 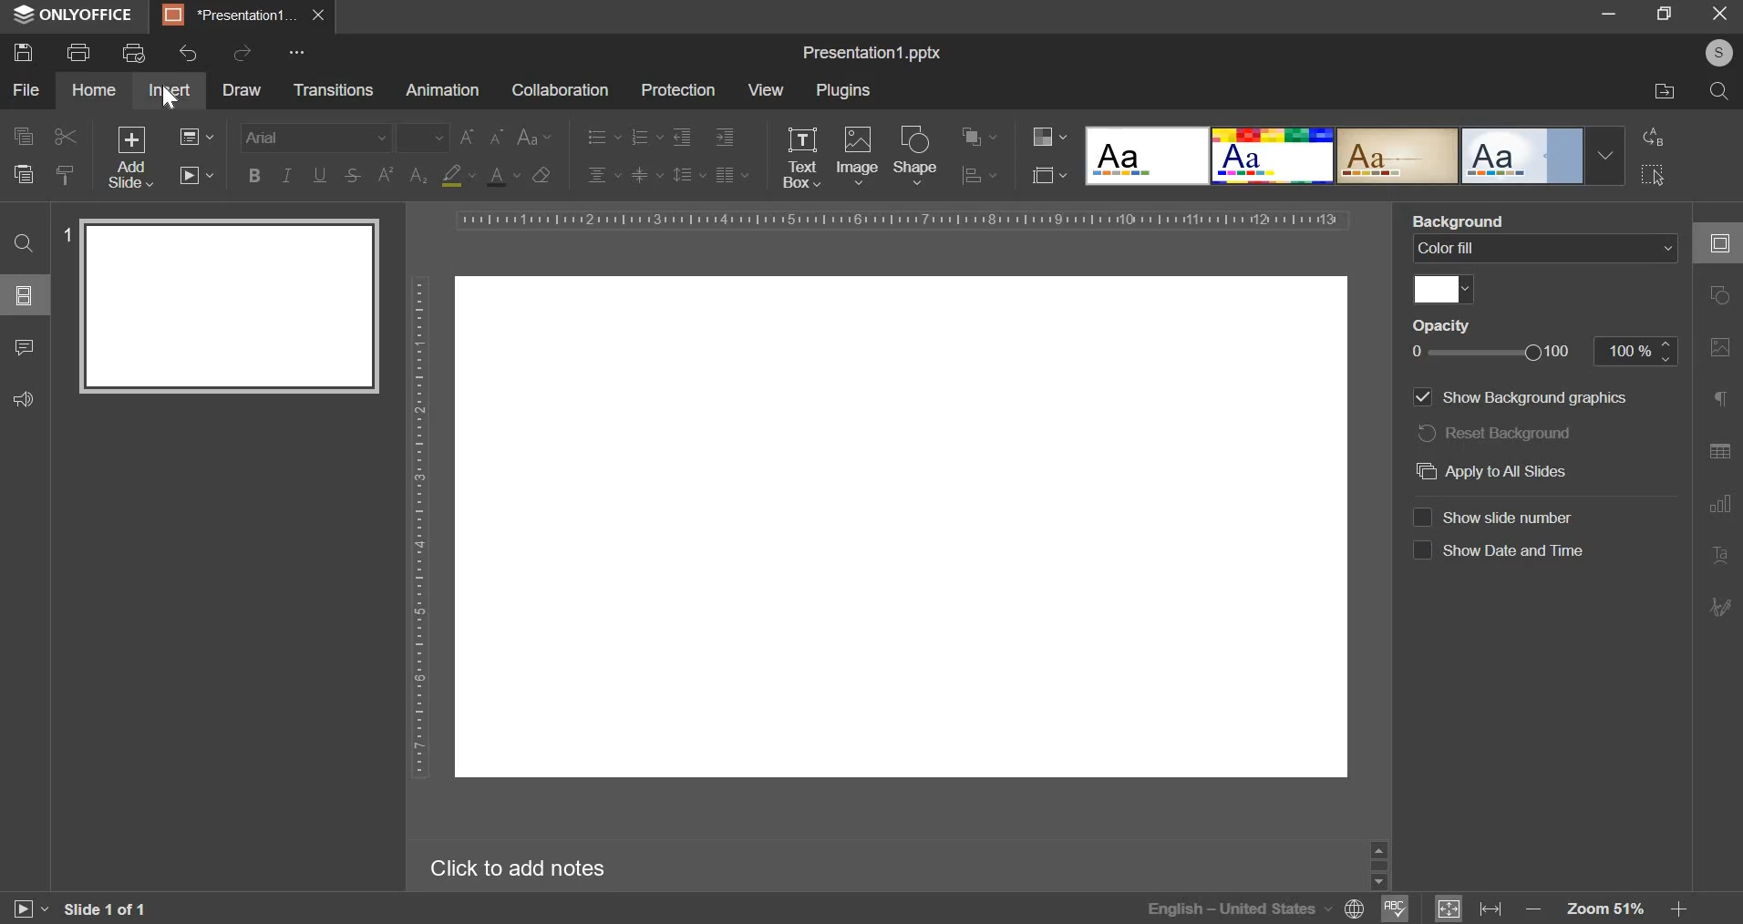 What do you see at coordinates (729, 173) in the screenshot?
I see `paragraph alignment` at bounding box center [729, 173].